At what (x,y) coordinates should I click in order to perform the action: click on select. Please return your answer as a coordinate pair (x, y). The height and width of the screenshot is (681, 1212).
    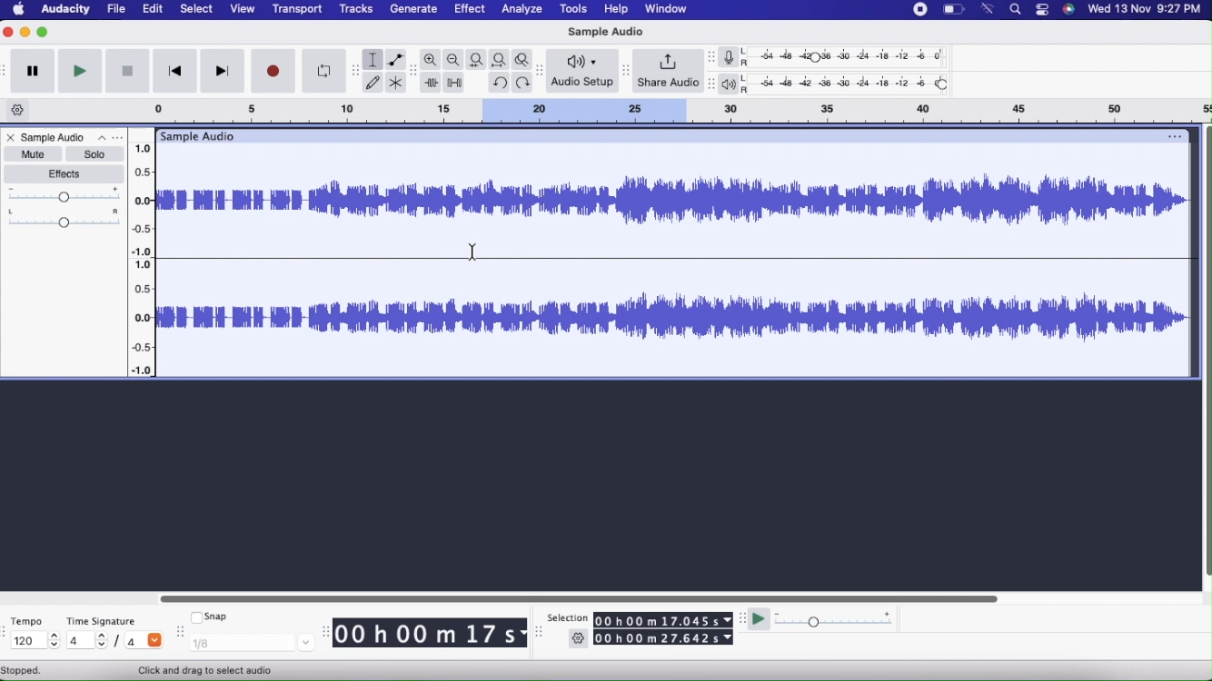
    Looking at the image, I should click on (196, 9).